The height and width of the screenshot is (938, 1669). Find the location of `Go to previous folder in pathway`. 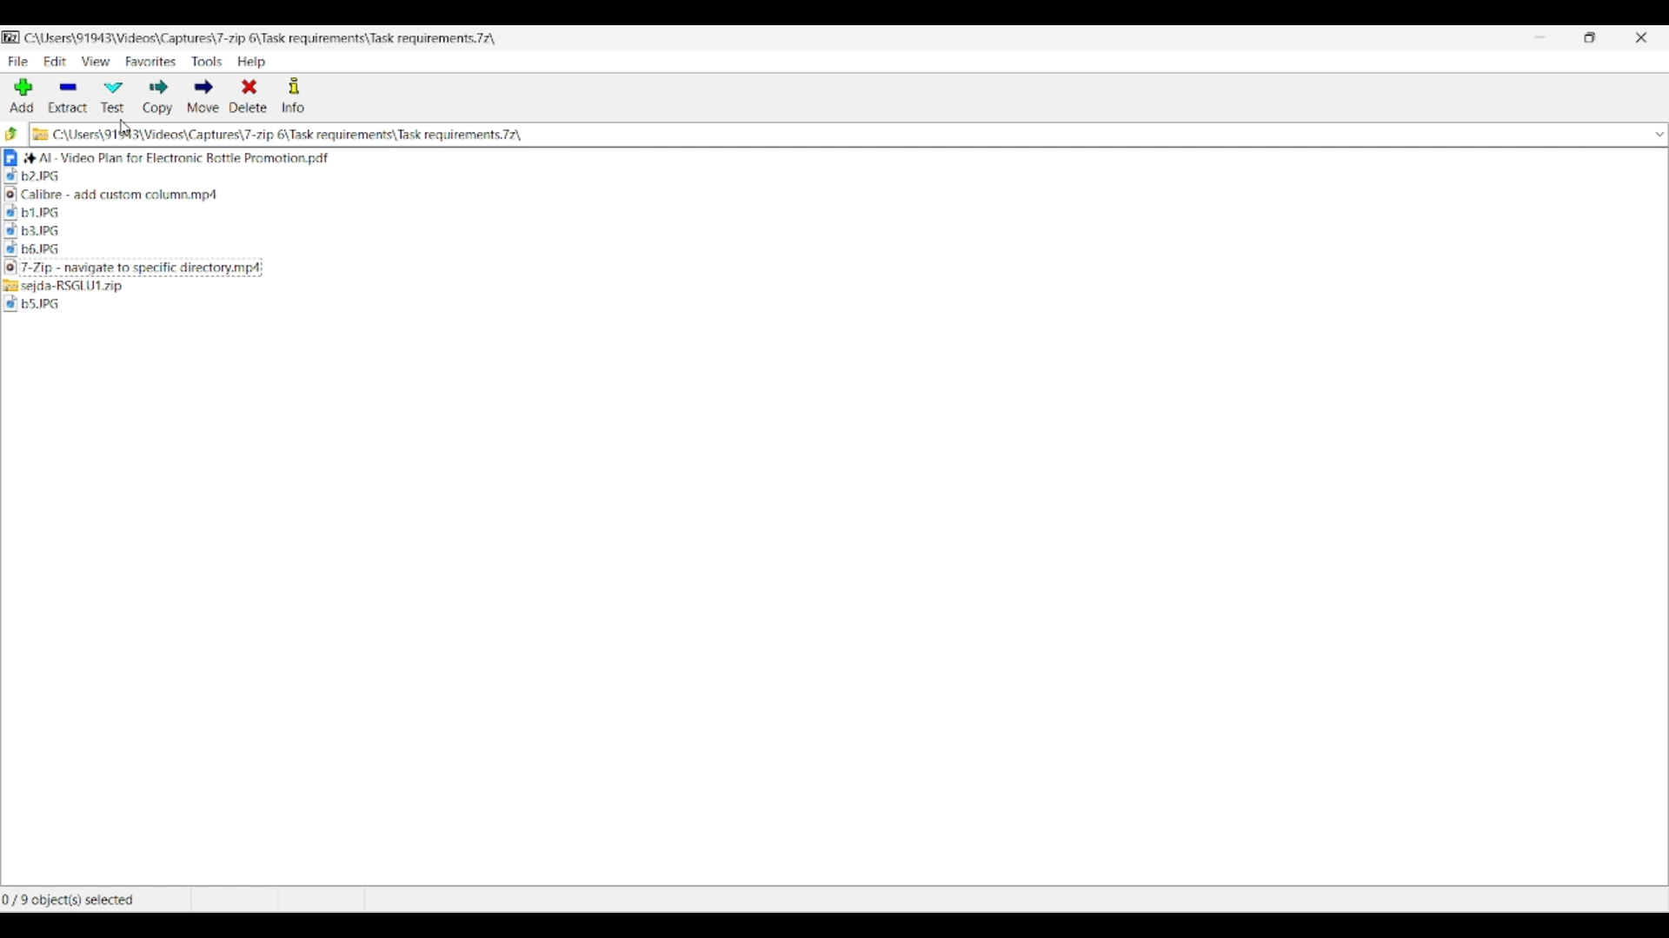

Go to previous folder in pathway is located at coordinates (12, 133).